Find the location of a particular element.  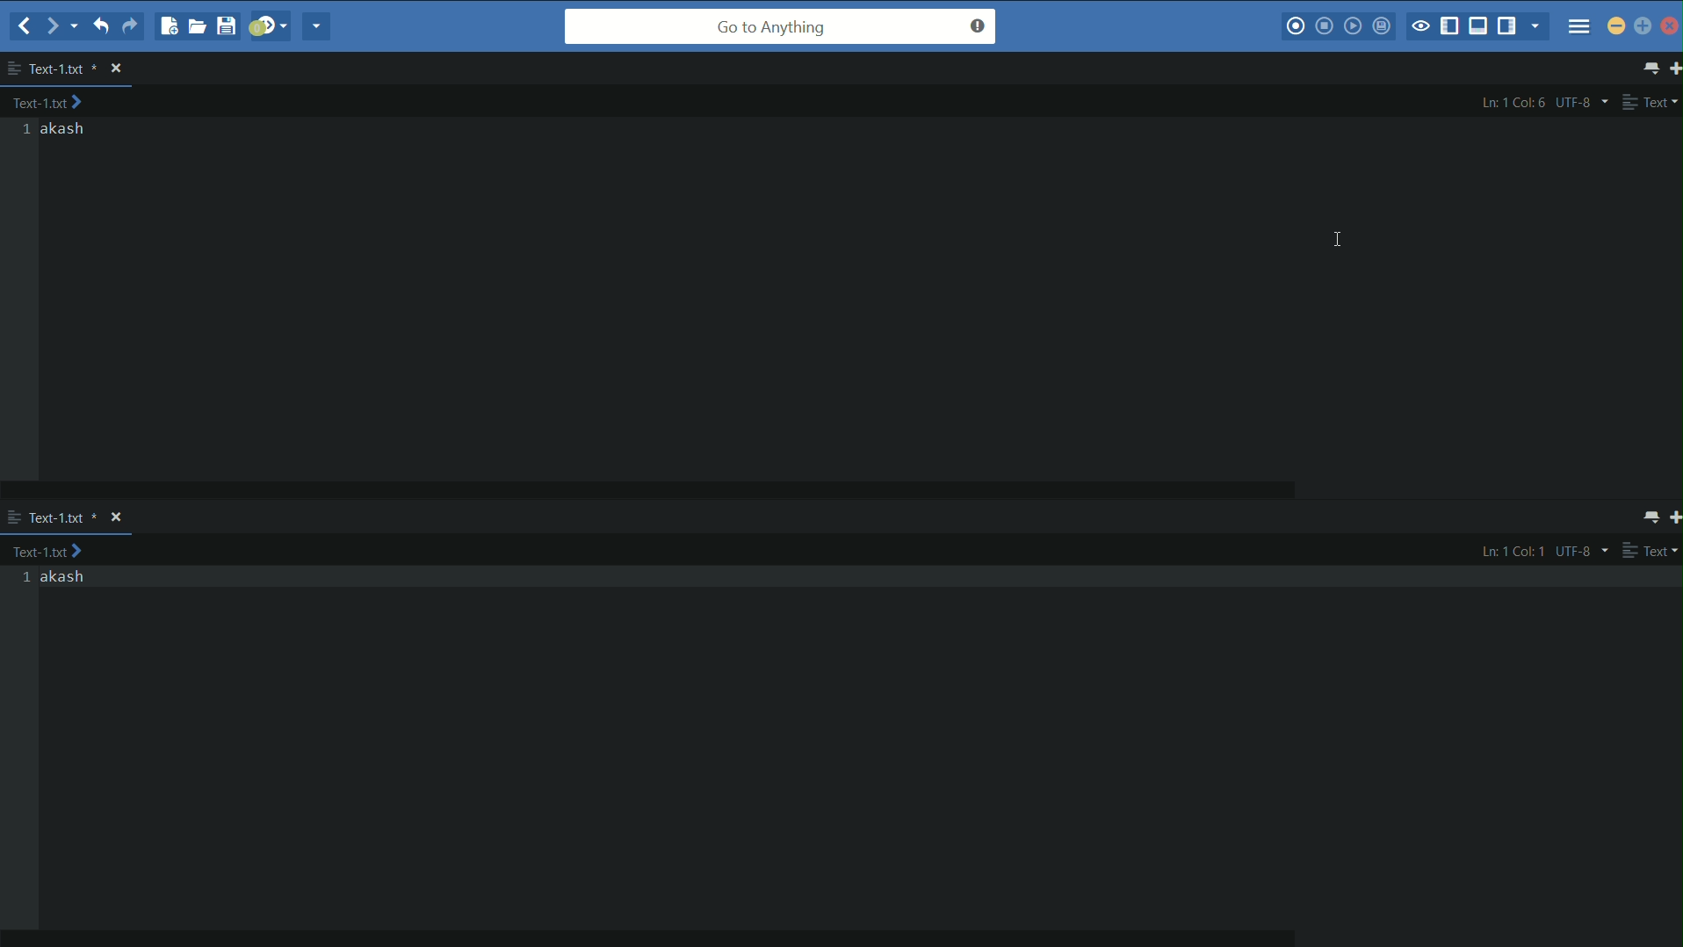

Line 1 Column 6 is located at coordinates (1514, 102).